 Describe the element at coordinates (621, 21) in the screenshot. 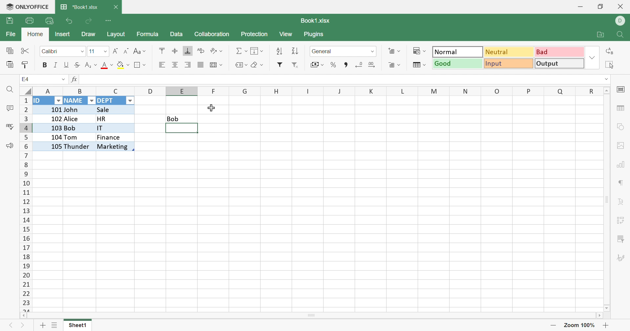

I see `DELL` at that location.